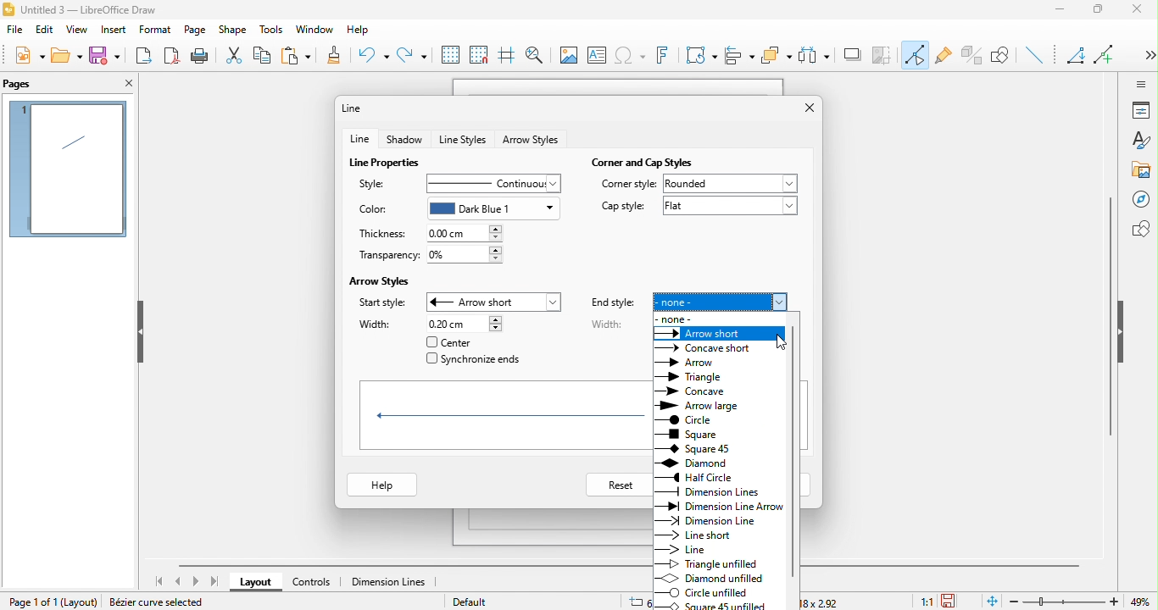  What do you see at coordinates (1141, 83) in the screenshot?
I see `sidebar setting` at bounding box center [1141, 83].